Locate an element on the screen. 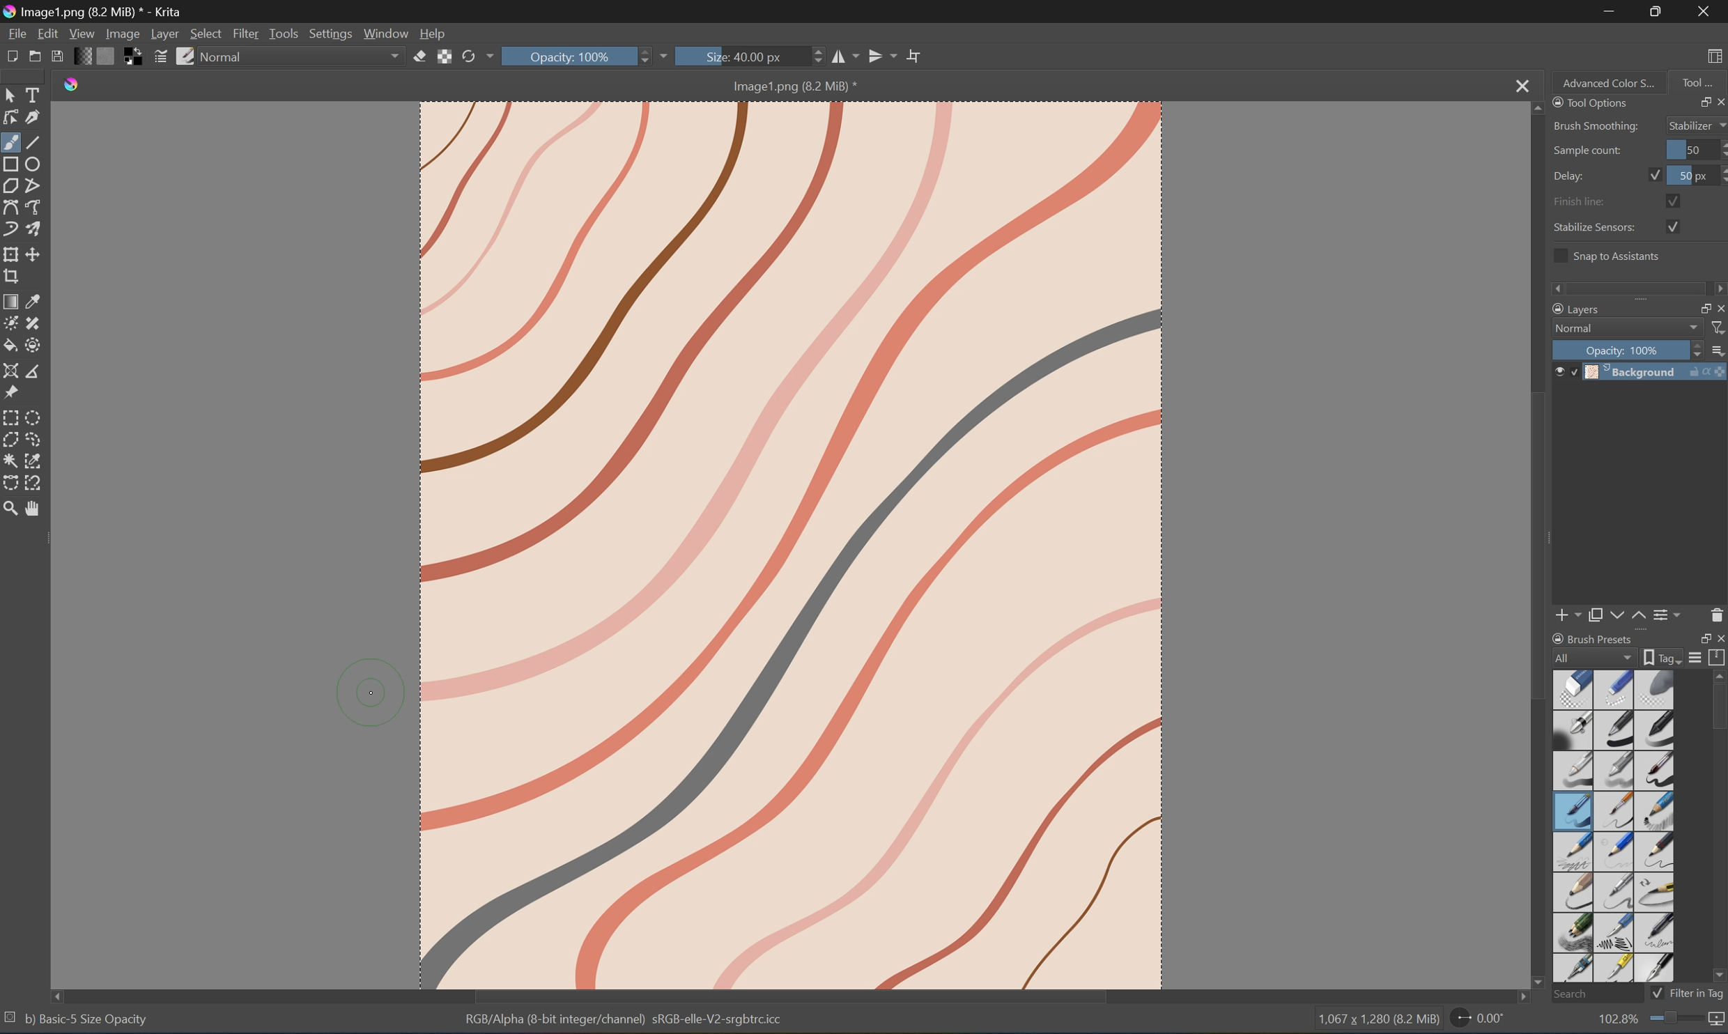  Transform the layer or selection is located at coordinates (11, 254).